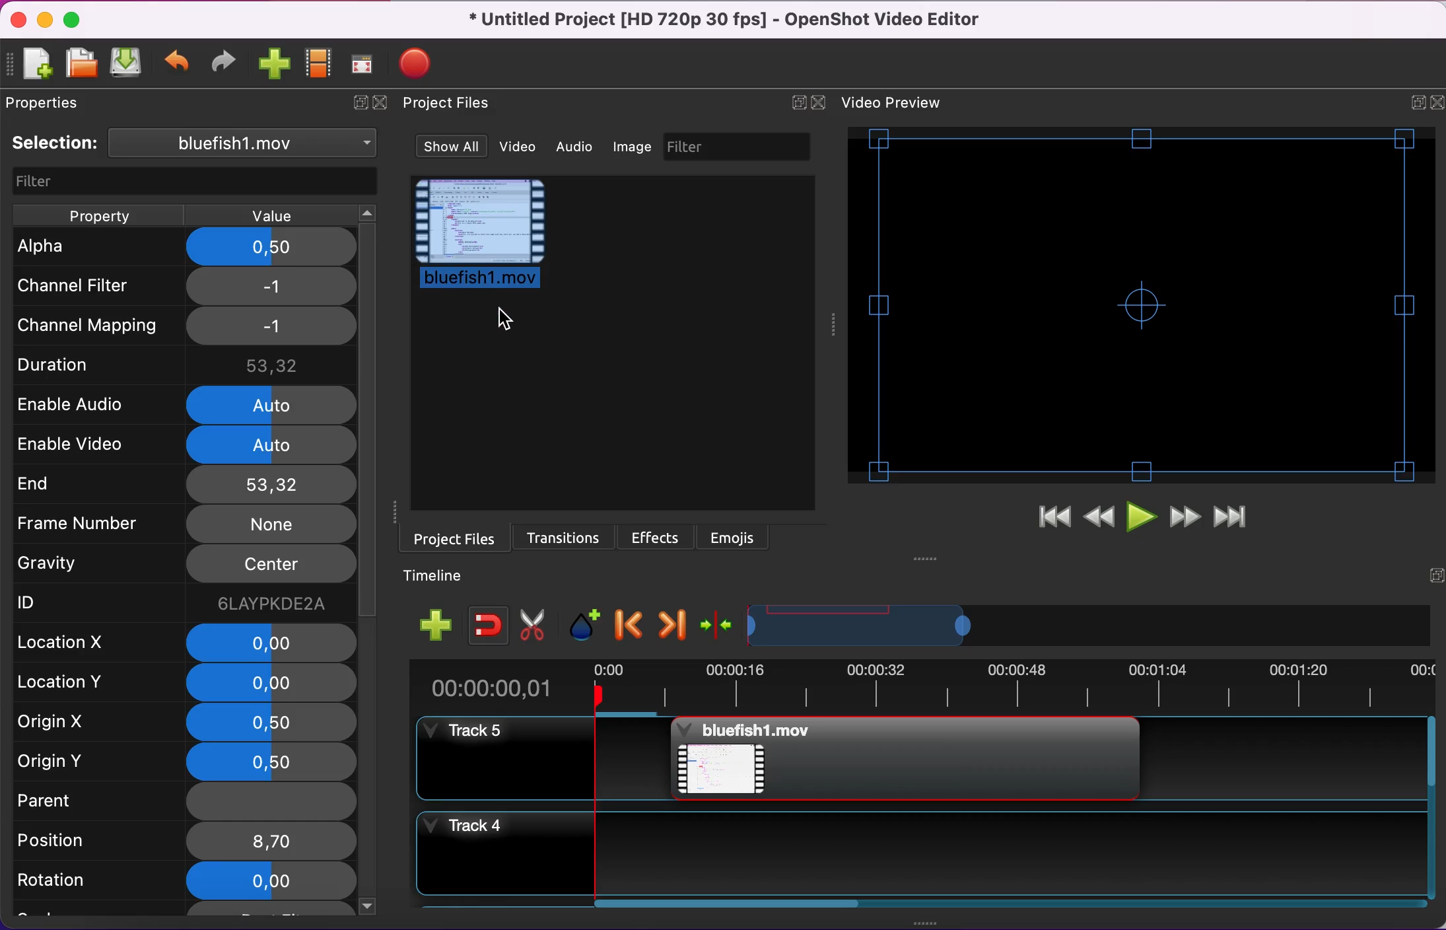  Describe the element at coordinates (75, 763) in the screenshot. I see `origin y` at that location.